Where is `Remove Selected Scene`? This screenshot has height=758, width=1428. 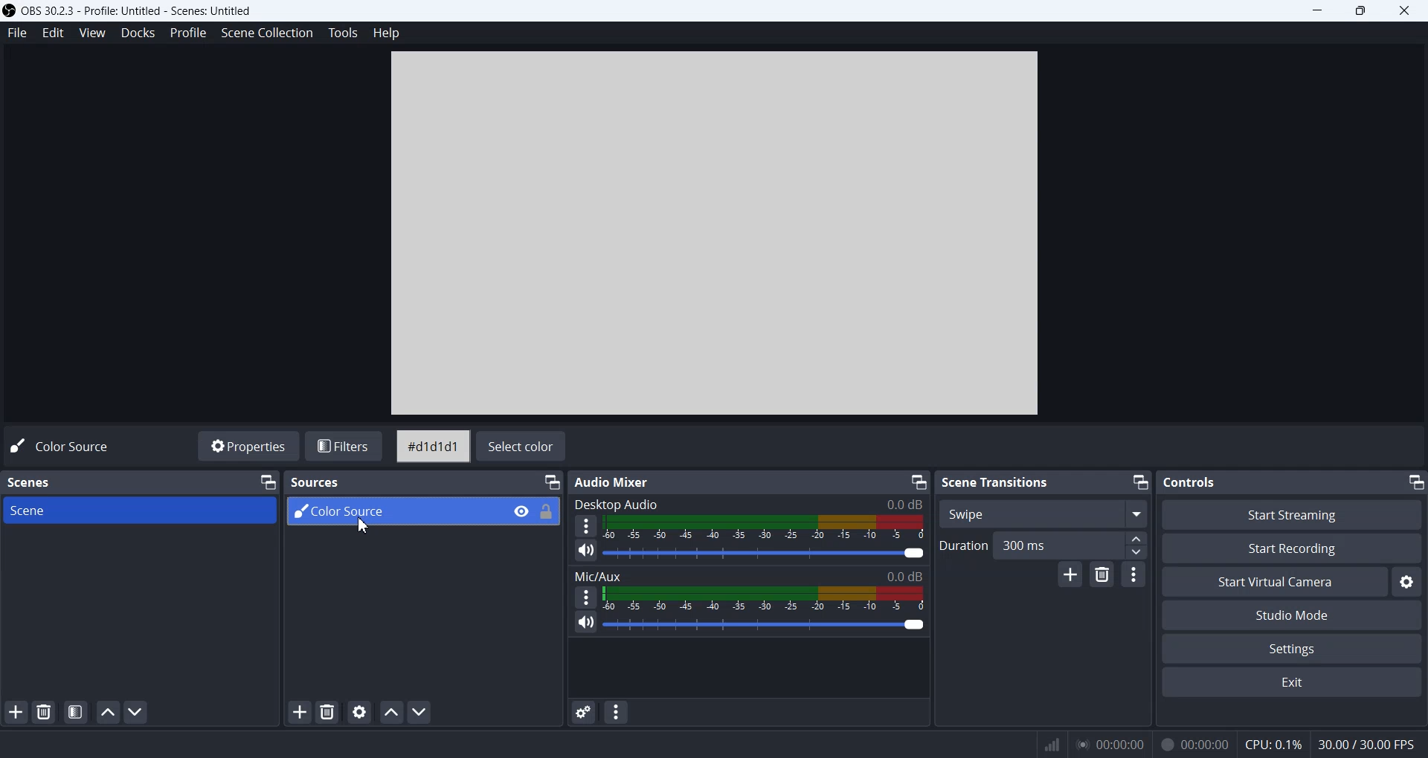 Remove Selected Scene is located at coordinates (45, 712).